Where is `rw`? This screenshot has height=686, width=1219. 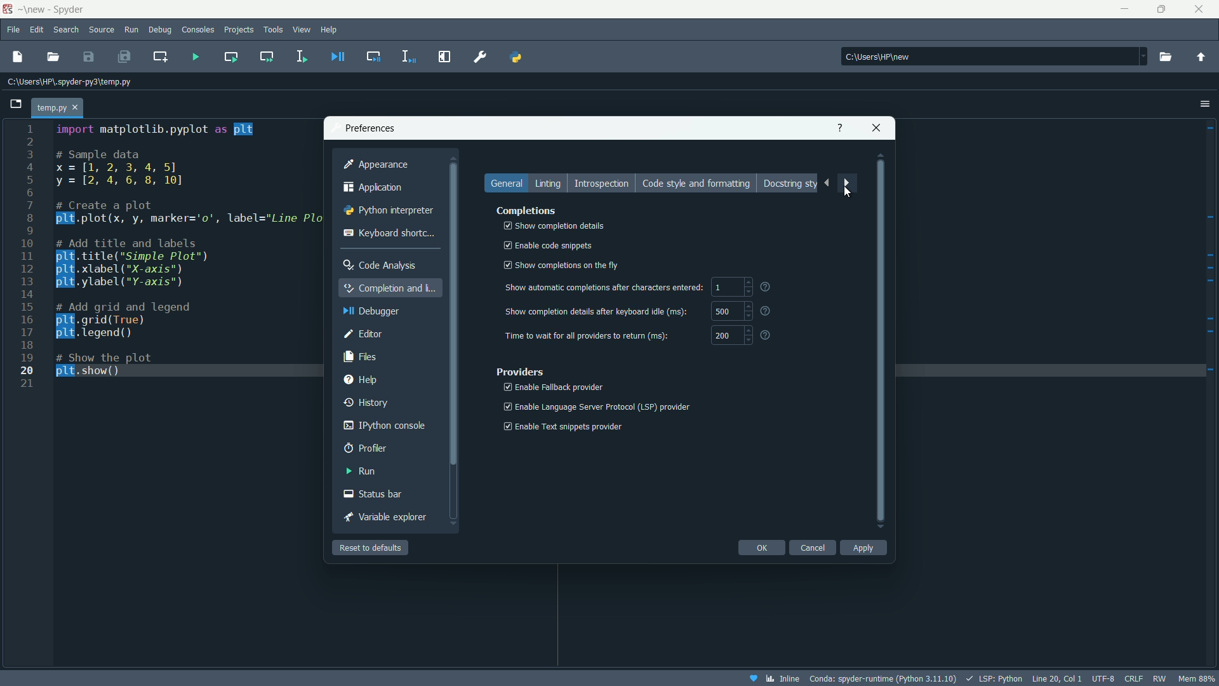 rw is located at coordinates (1162, 678).